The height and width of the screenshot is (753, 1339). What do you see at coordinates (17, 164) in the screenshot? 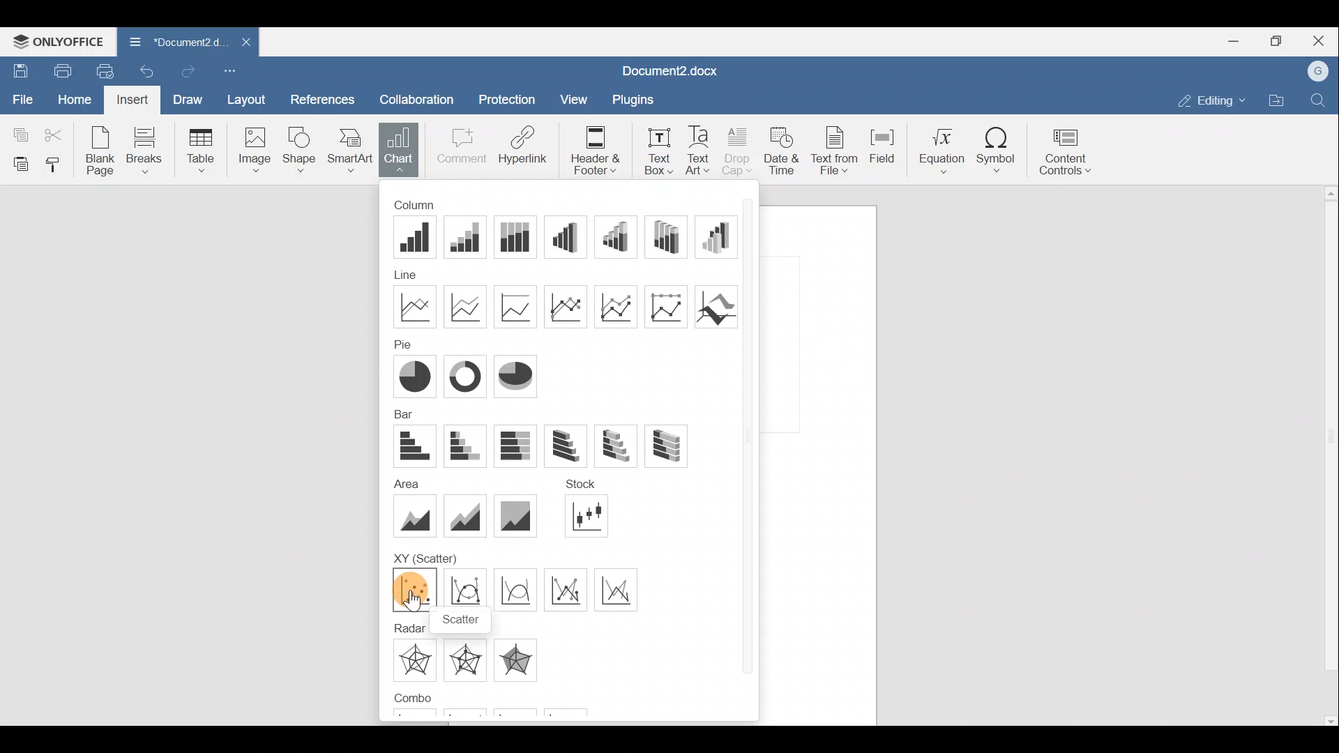
I see `Paste` at bounding box center [17, 164].